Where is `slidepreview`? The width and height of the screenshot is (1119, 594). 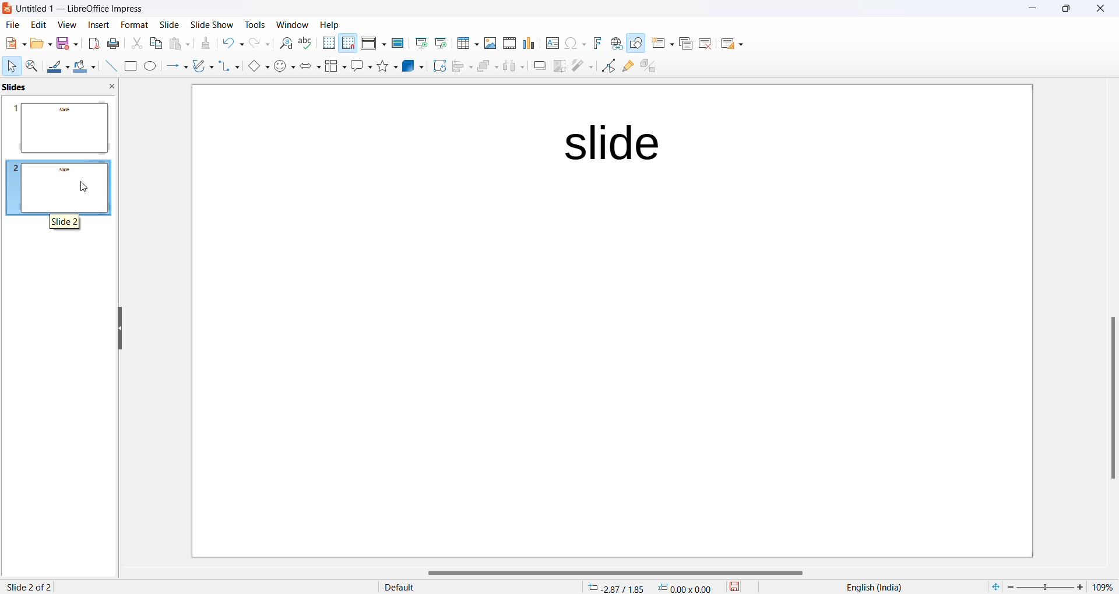
slidepreview is located at coordinates (62, 185).